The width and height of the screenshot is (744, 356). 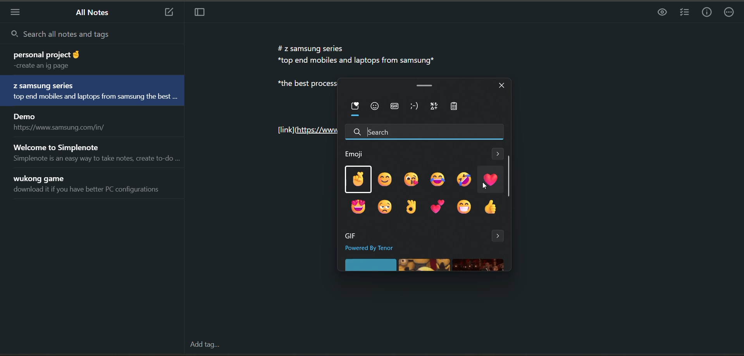 What do you see at coordinates (730, 14) in the screenshot?
I see `actions` at bounding box center [730, 14].